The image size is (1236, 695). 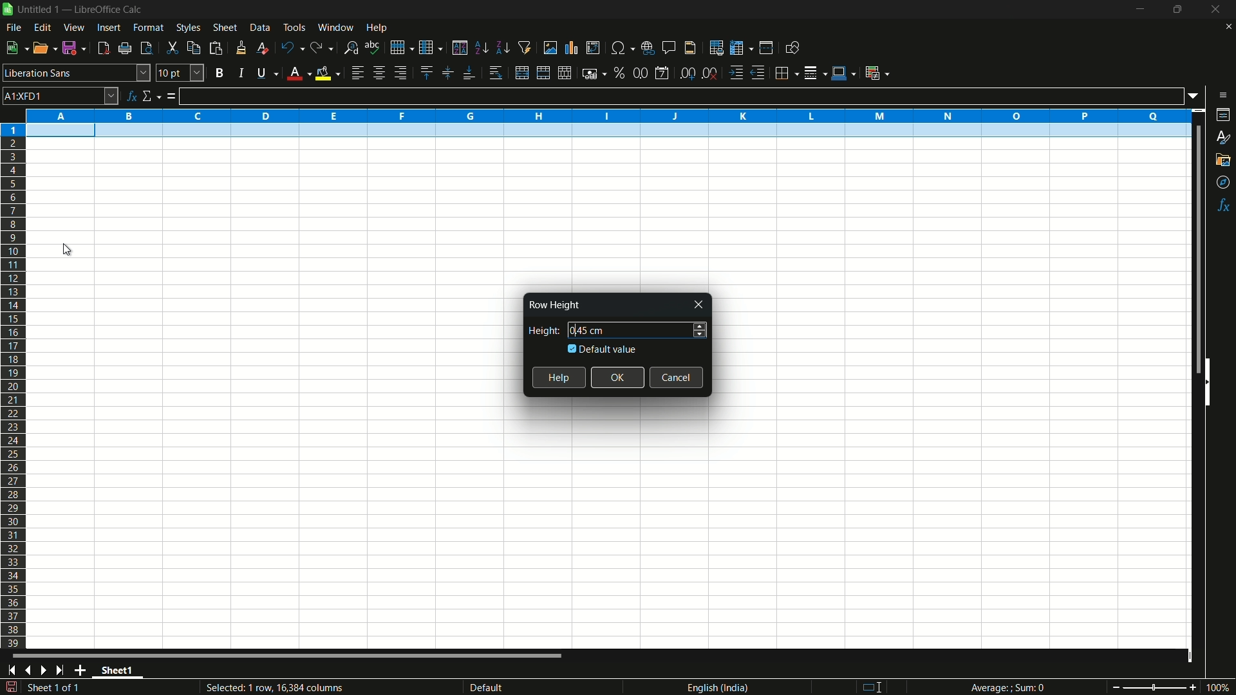 What do you see at coordinates (121, 672) in the screenshot?
I see `sheet name` at bounding box center [121, 672].